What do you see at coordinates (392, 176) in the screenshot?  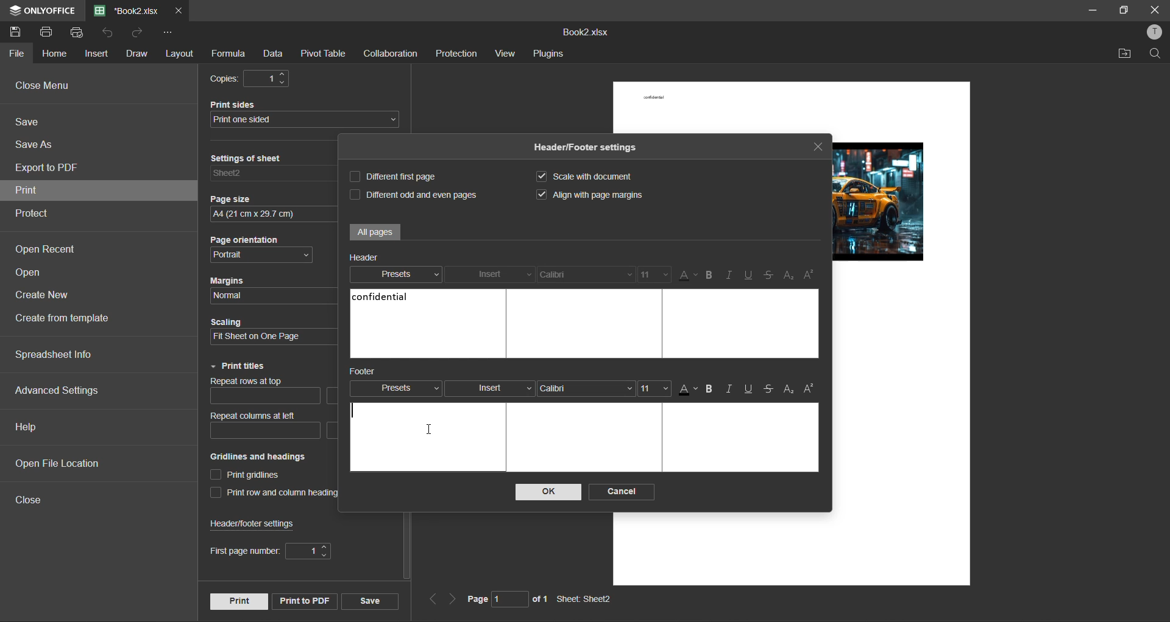 I see `different first page` at bounding box center [392, 176].